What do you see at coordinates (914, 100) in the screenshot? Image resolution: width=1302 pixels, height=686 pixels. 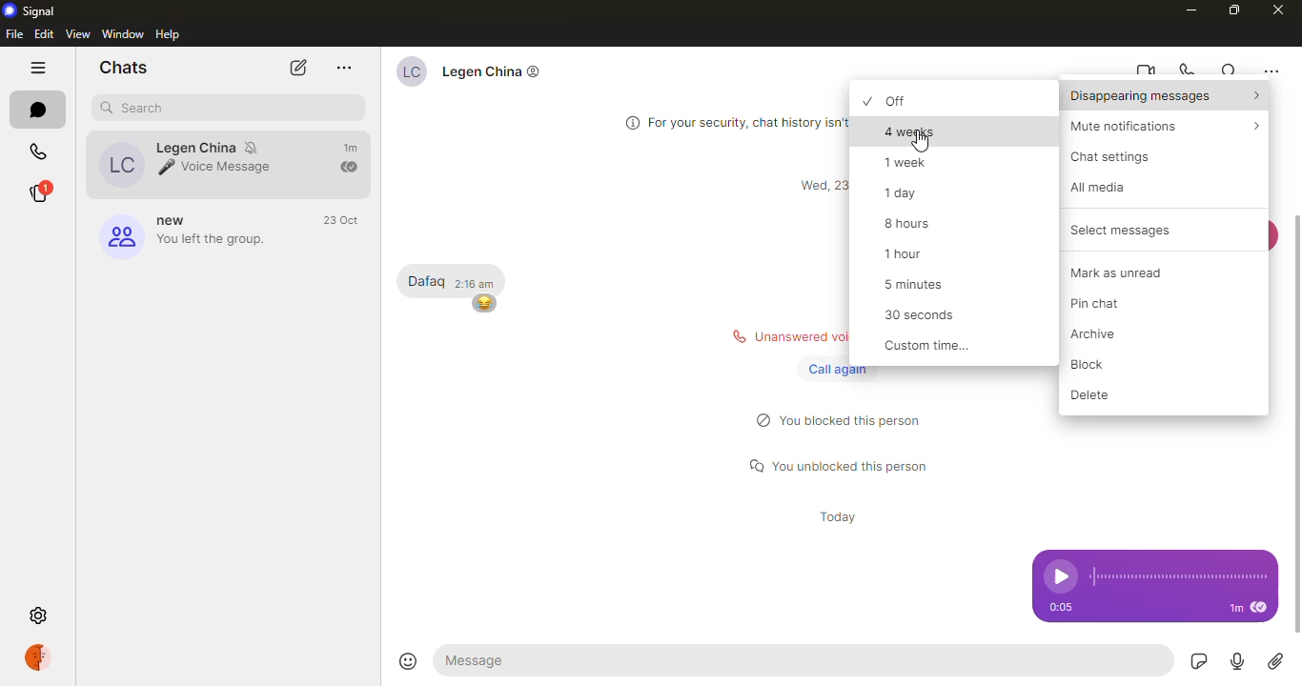 I see `off` at bounding box center [914, 100].